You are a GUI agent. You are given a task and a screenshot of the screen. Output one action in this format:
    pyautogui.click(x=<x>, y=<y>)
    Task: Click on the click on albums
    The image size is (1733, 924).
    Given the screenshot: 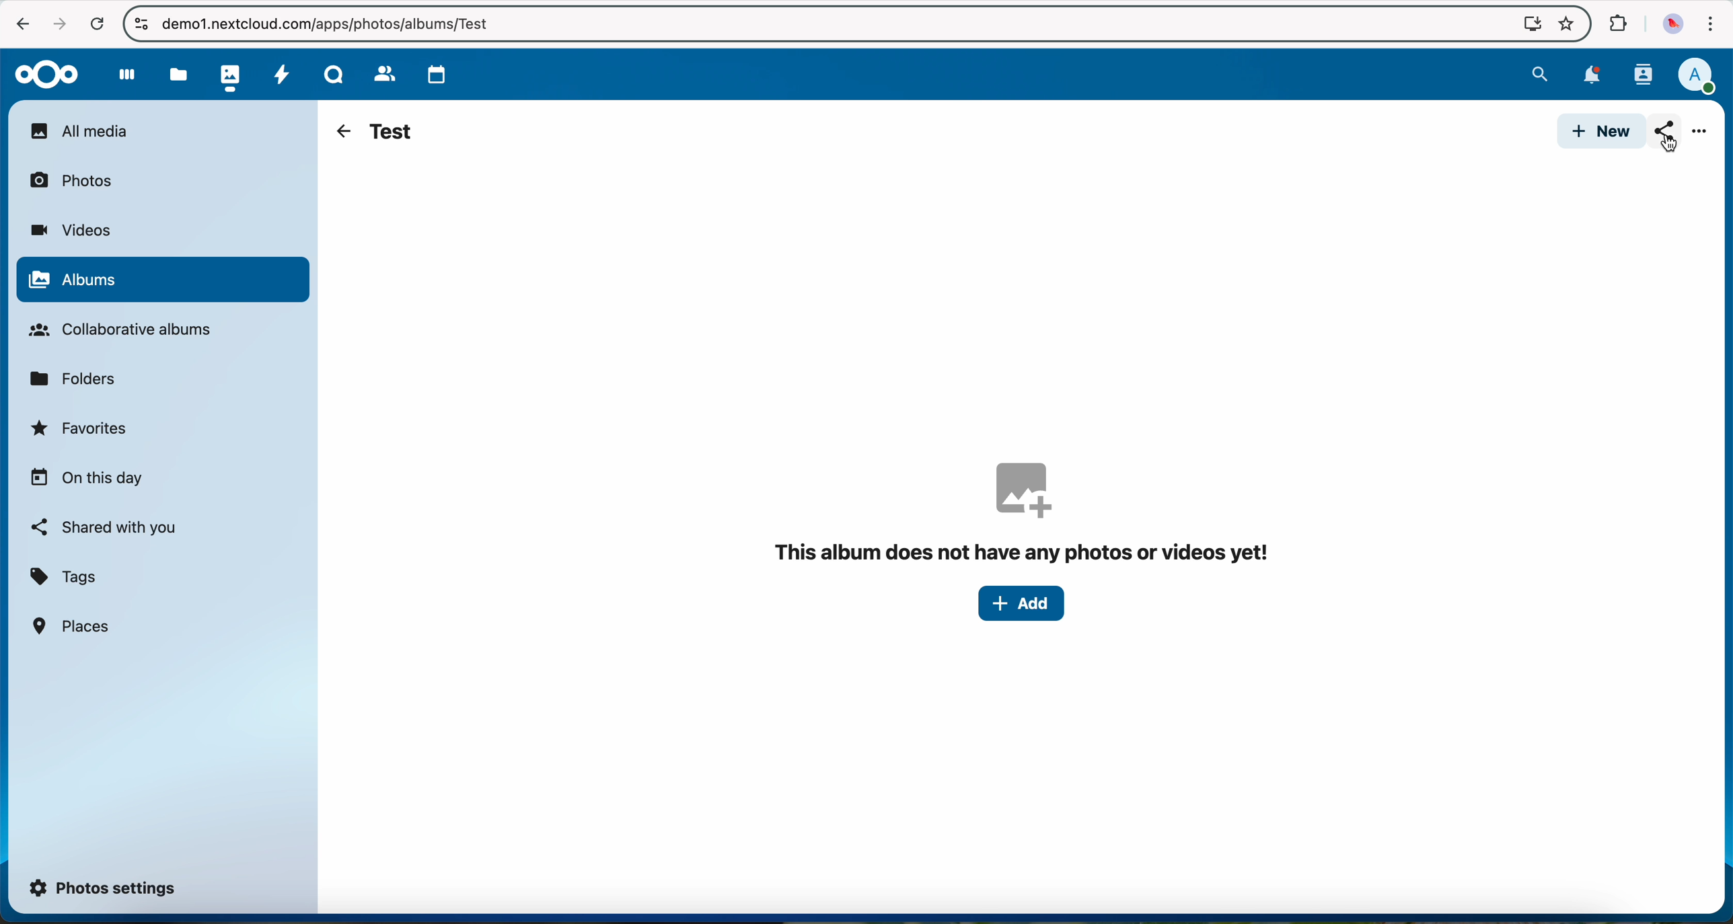 What is the action you would take?
    pyautogui.click(x=162, y=281)
    